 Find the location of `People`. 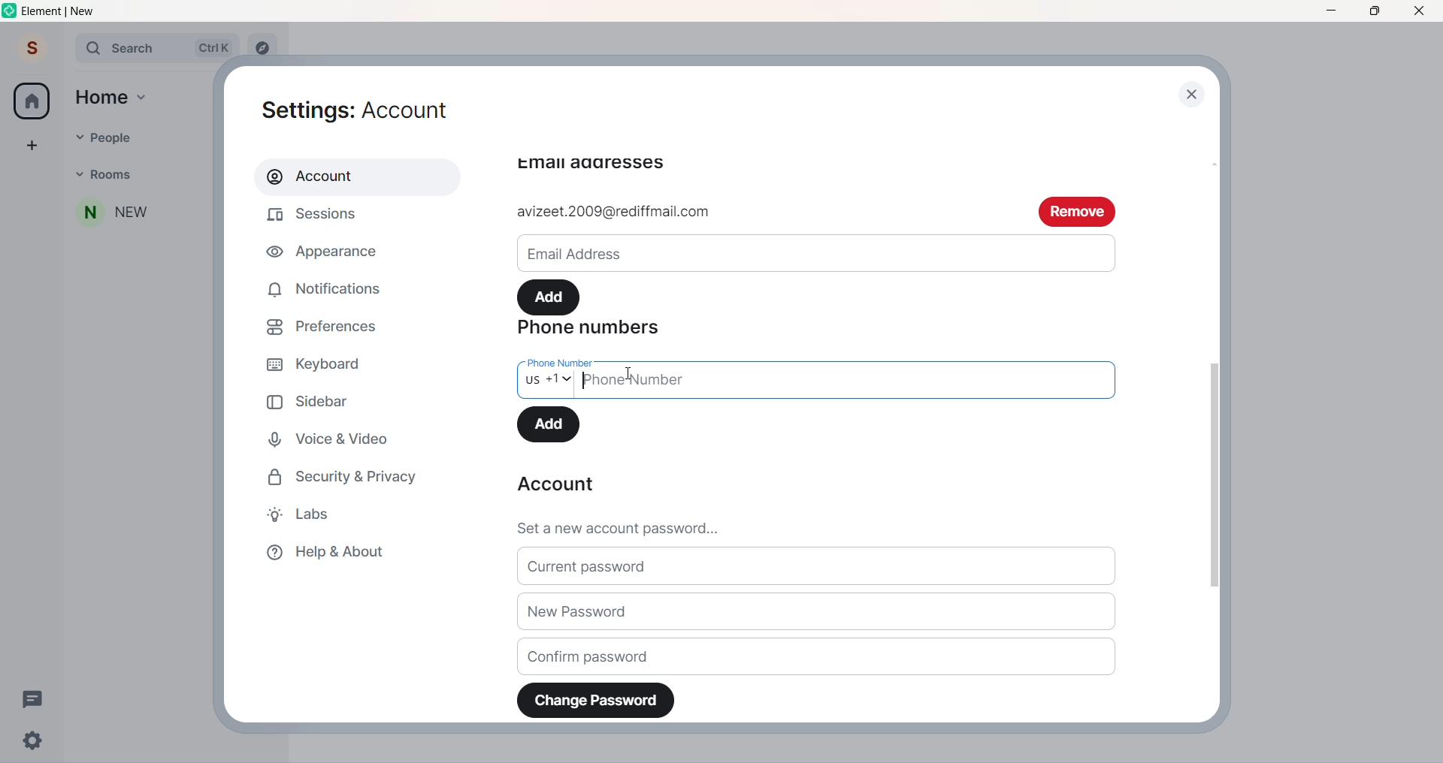

People is located at coordinates (147, 135).